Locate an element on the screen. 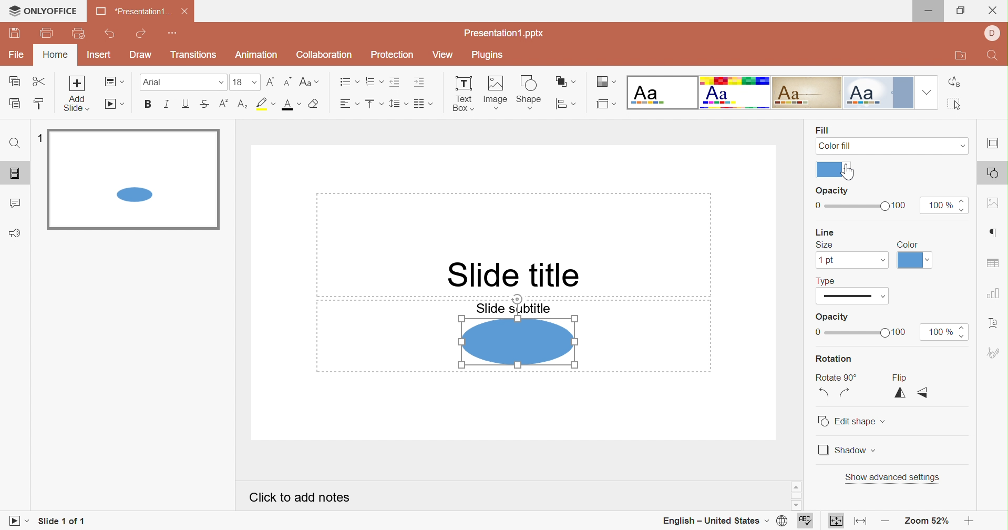 Image resolution: width=1008 pixels, height=530 pixels. Spell checking is located at coordinates (807, 521).